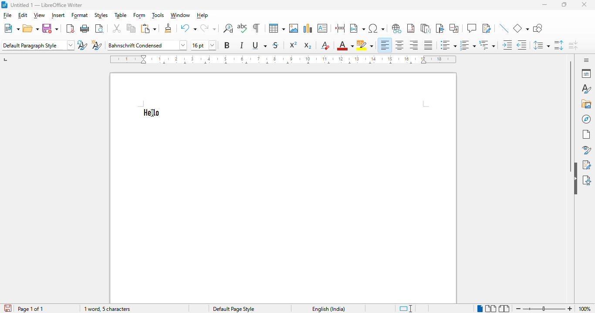  I want to click on show draw functions, so click(537, 28).